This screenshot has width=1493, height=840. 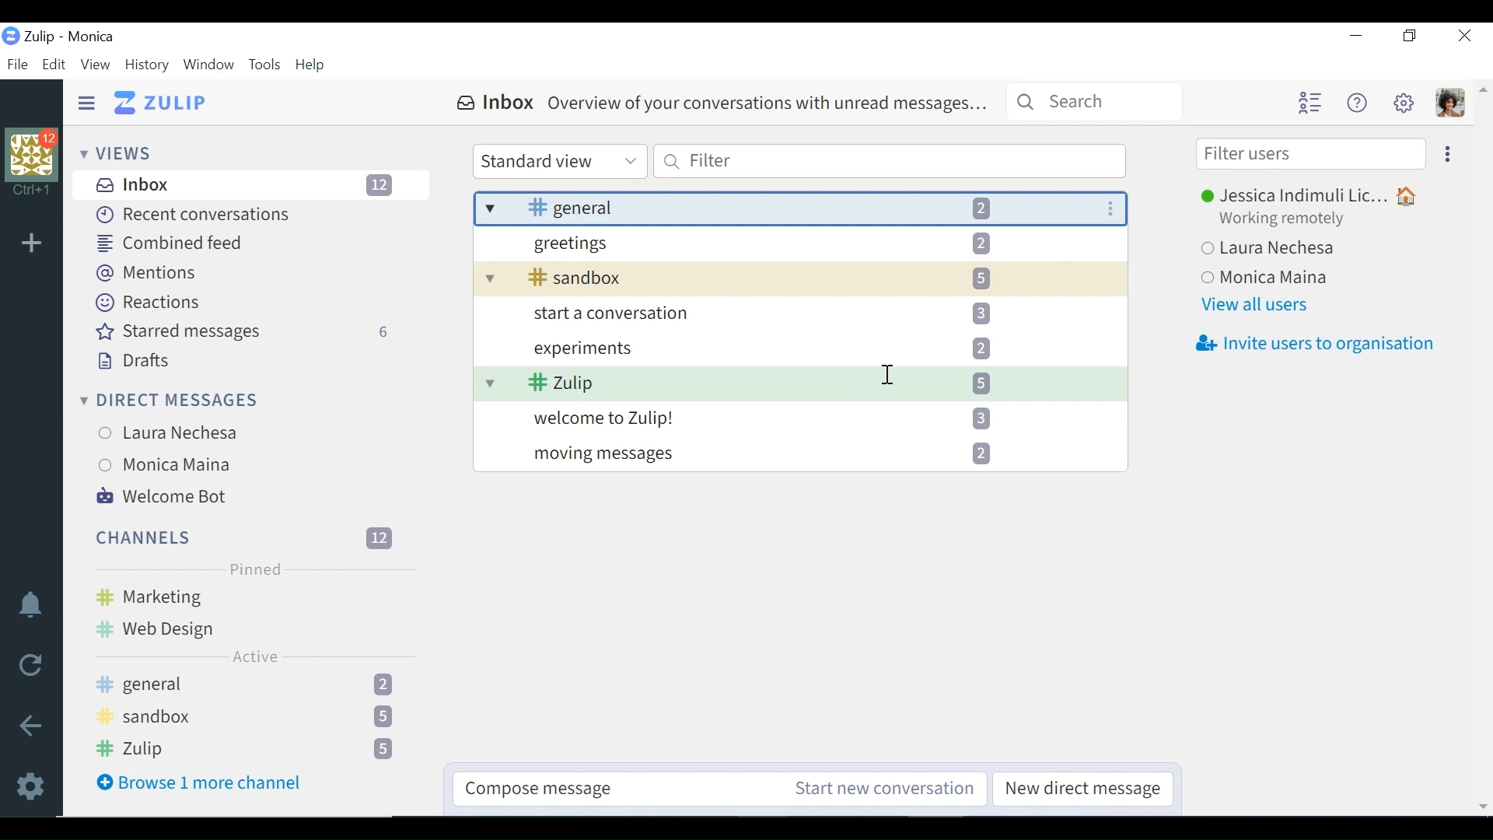 I want to click on Add Organisation, so click(x=30, y=243).